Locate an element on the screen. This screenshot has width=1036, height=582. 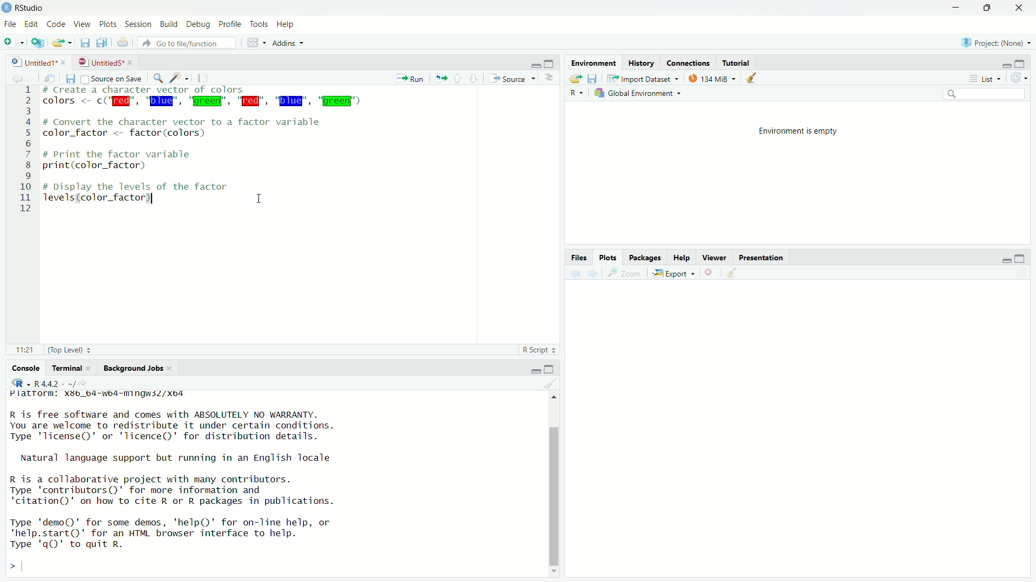
# Print the factor variable
print(color_factor) is located at coordinates (134, 160).